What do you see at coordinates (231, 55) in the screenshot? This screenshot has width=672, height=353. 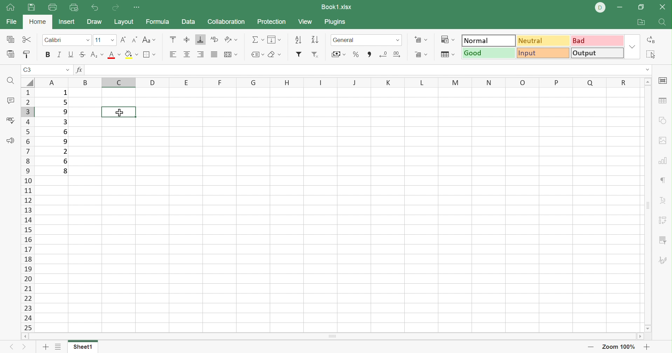 I see `Merge and center` at bounding box center [231, 55].